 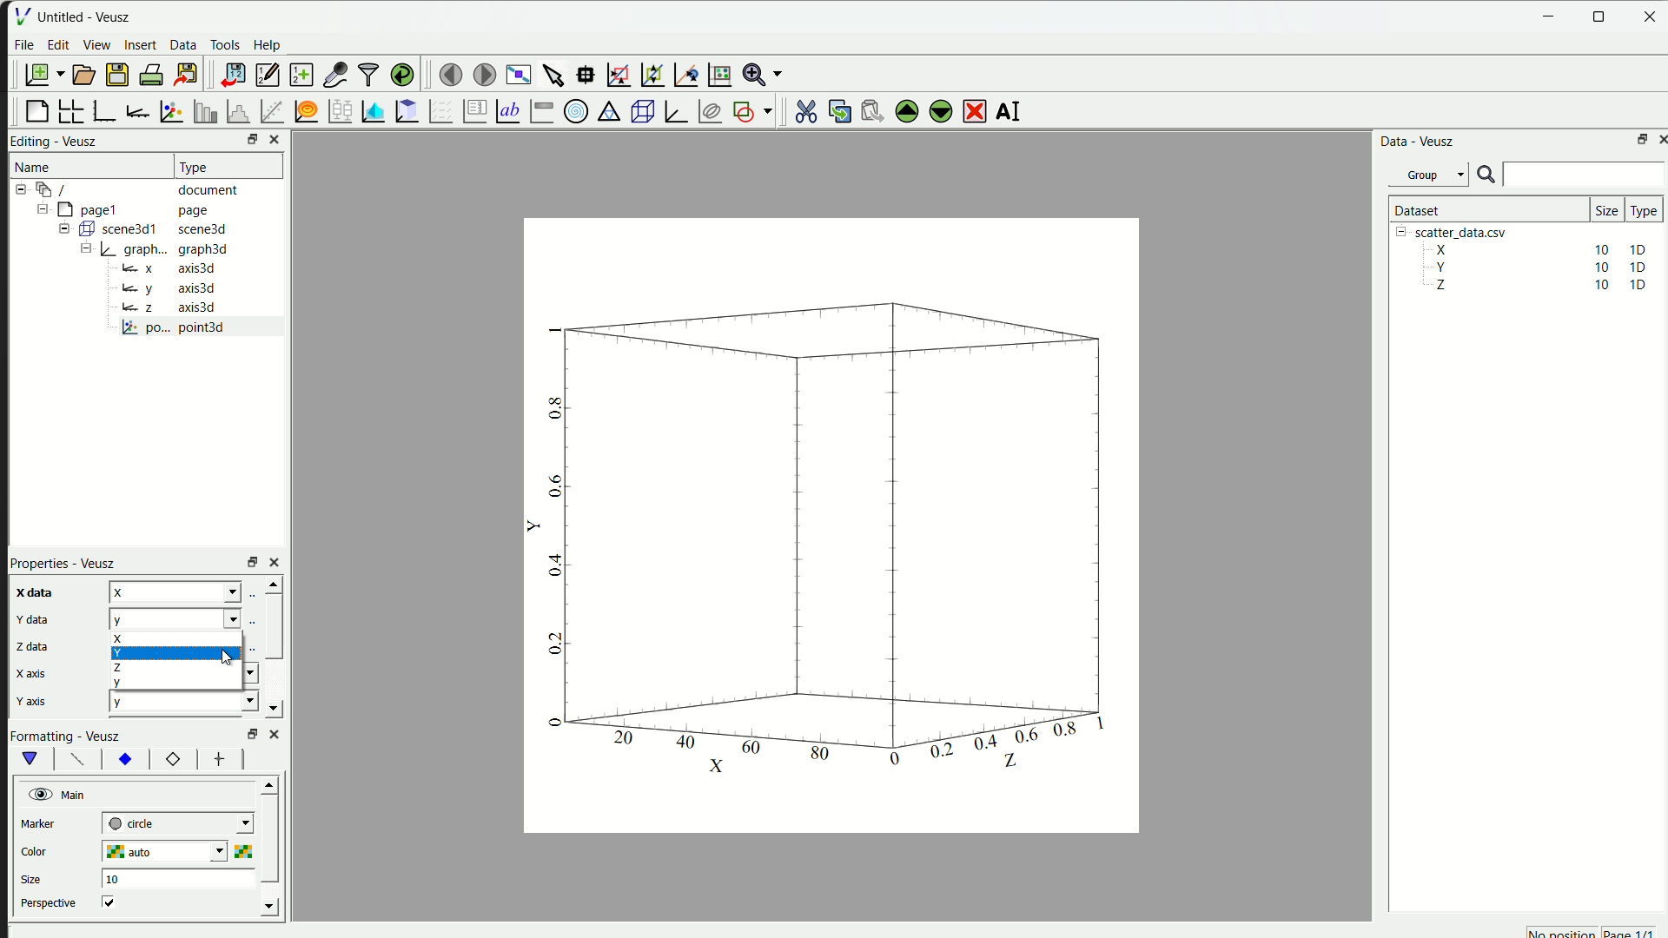 I want to click on search bar, so click(x=1586, y=175).